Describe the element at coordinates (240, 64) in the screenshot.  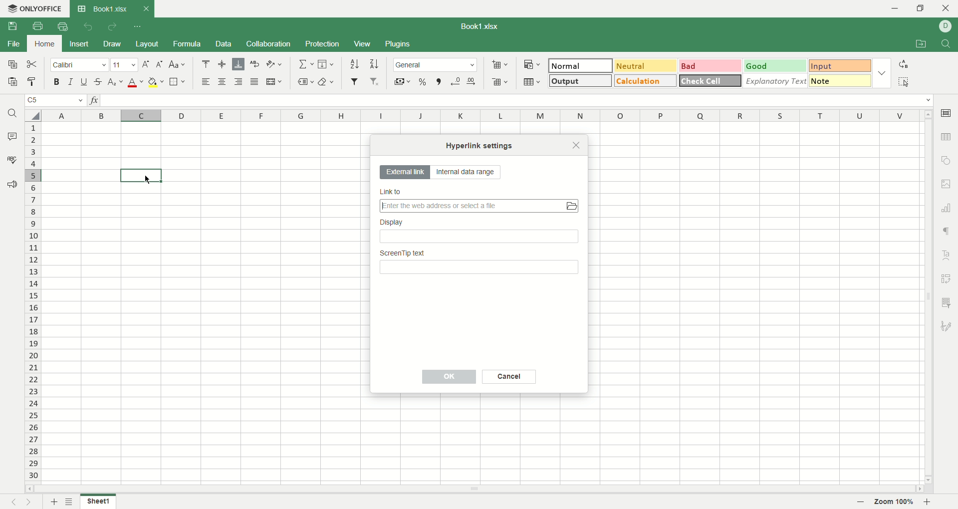
I see `align bottom` at that location.